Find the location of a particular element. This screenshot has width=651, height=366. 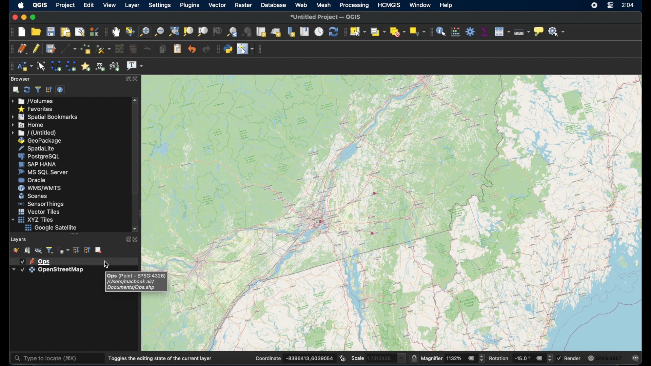

spatiallite is located at coordinates (35, 148).